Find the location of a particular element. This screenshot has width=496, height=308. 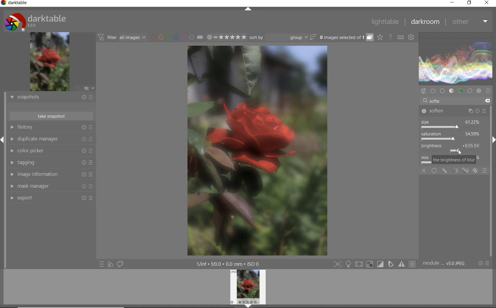

mask options is located at coordinates (459, 171).